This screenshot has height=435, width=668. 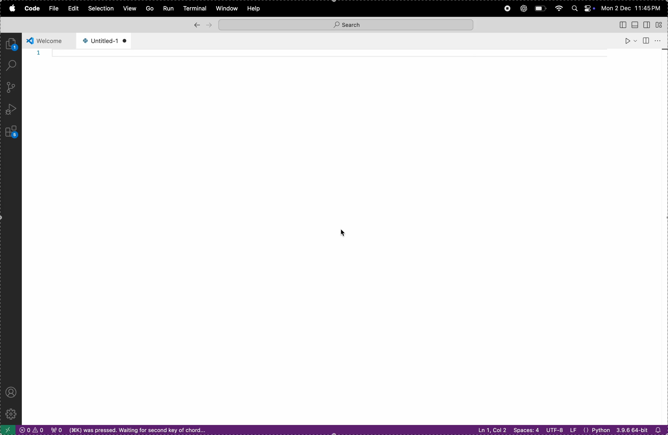 I want to click on python, so click(x=598, y=430).